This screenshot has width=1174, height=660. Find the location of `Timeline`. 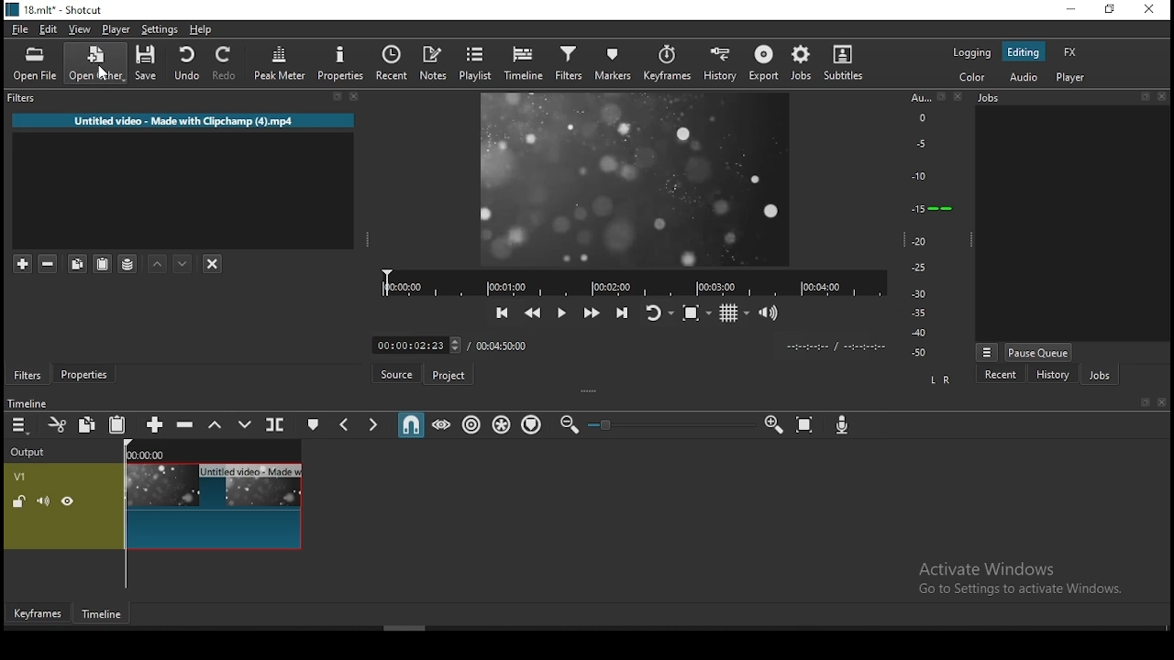

Timeline is located at coordinates (47, 400).